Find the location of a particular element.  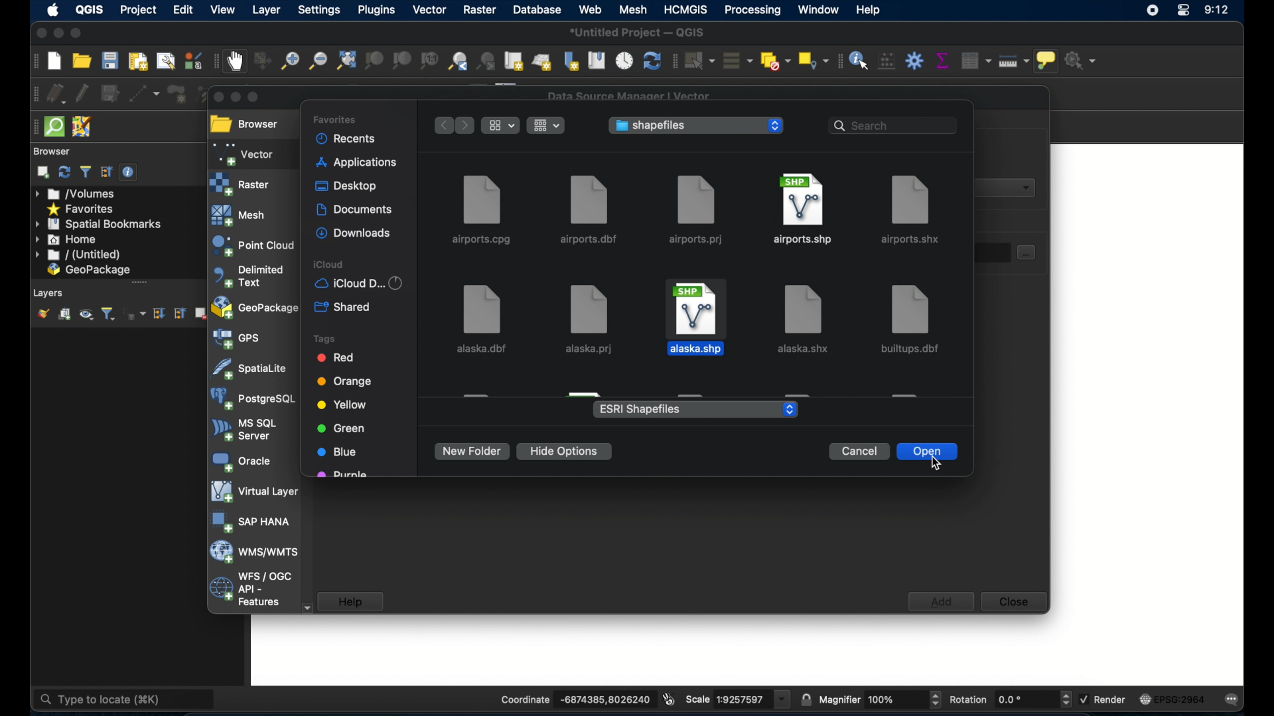

minimize is located at coordinates (237, 98).